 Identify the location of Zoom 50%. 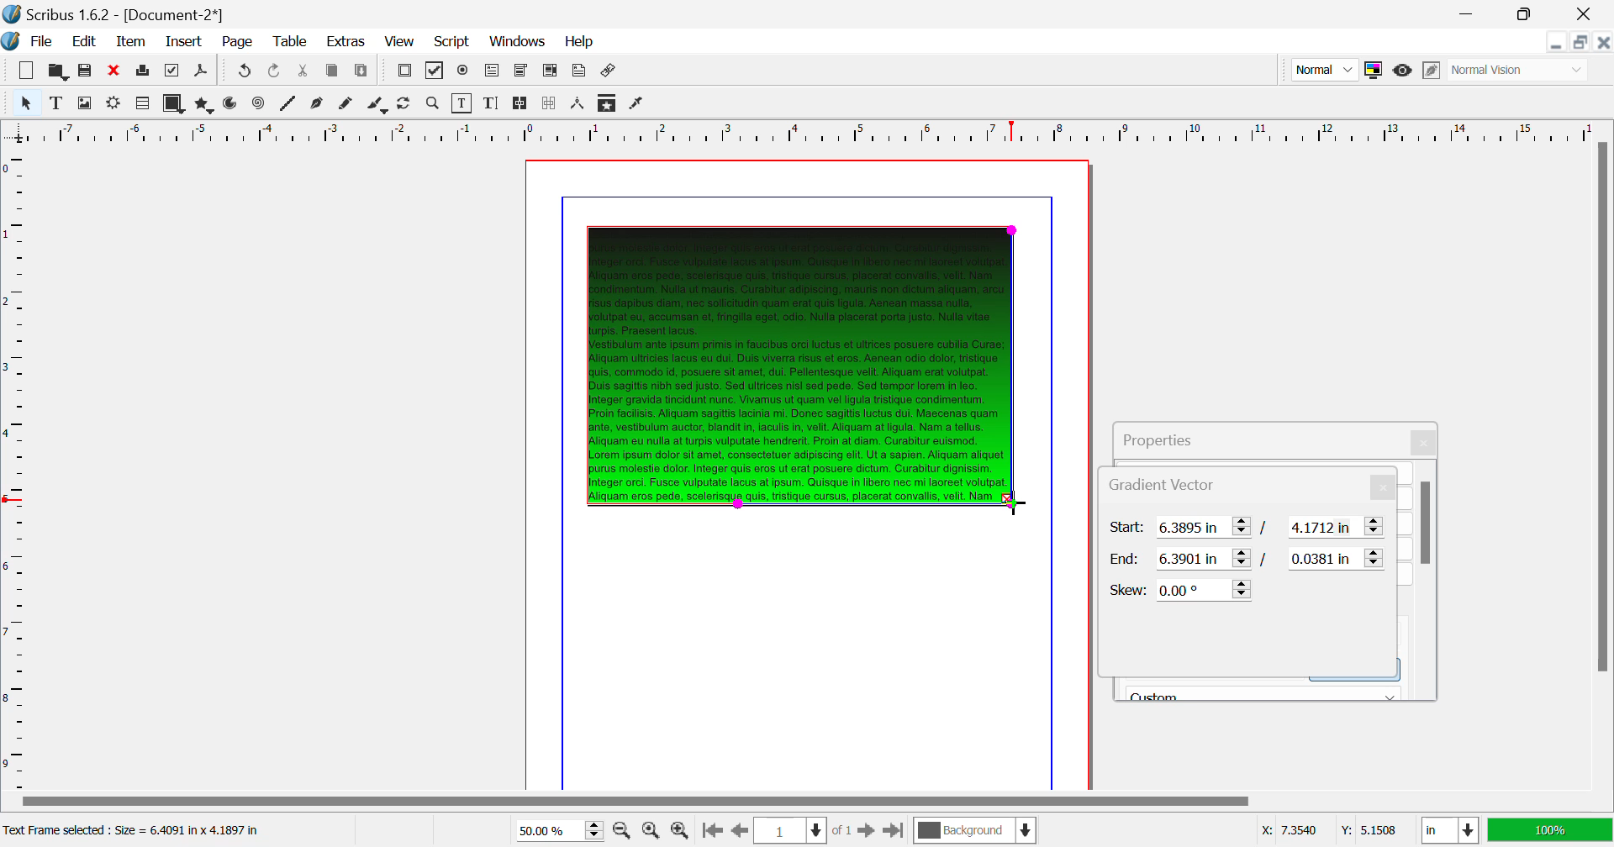
(553, 830).